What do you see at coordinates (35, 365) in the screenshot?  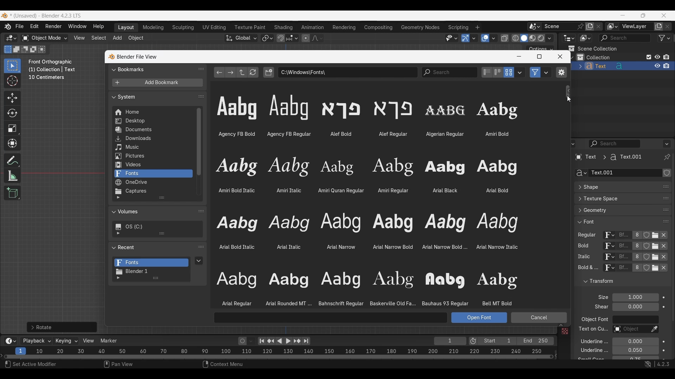 I see `Select` at bounding box center [35, 365].